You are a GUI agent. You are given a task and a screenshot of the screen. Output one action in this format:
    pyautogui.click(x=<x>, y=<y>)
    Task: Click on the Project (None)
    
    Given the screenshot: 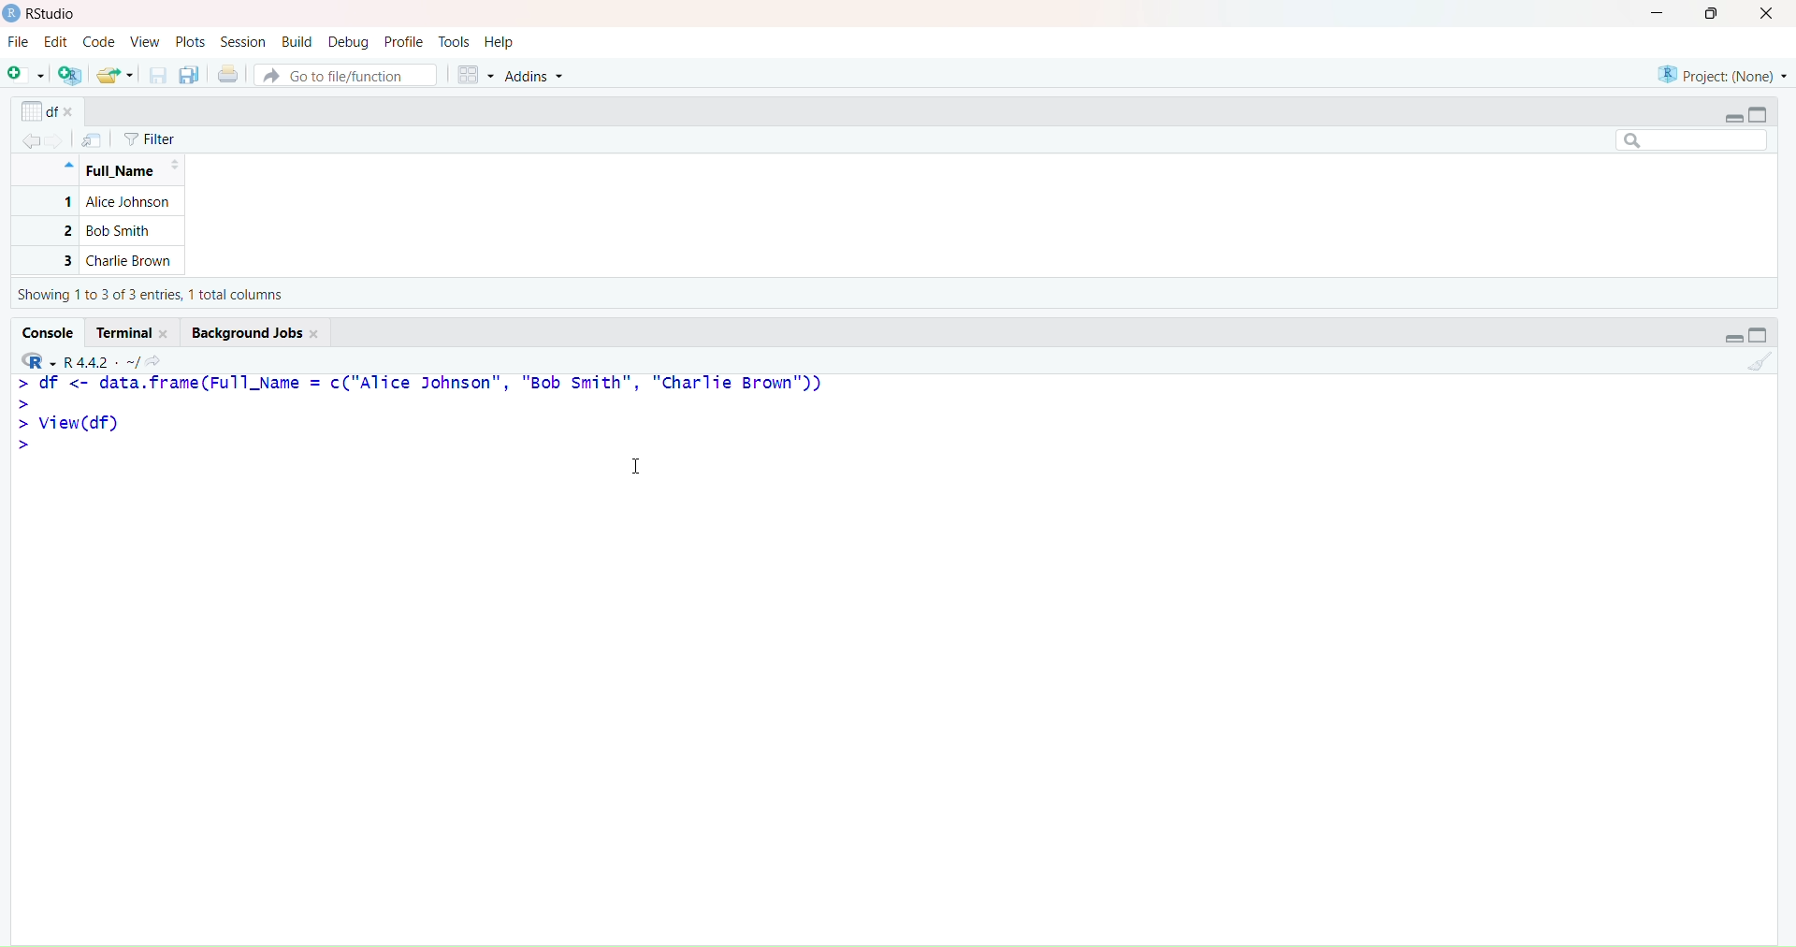 What is the action you would take?
    pyautogui.click(x=1721, y=68)
    